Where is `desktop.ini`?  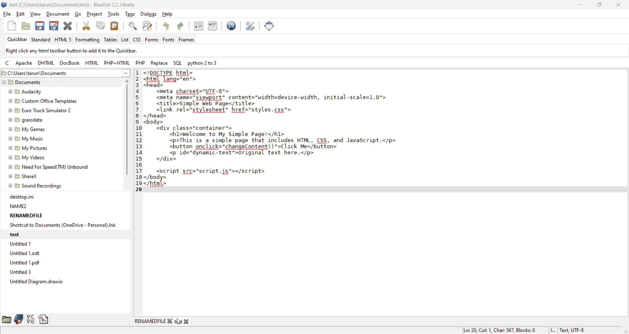 desktop.ini is located at coordinates (24, 196).